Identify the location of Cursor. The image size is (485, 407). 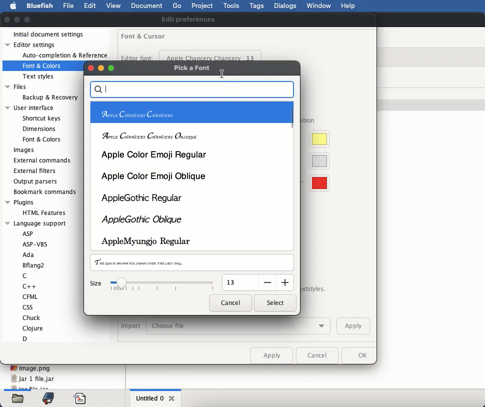
(225, 73).